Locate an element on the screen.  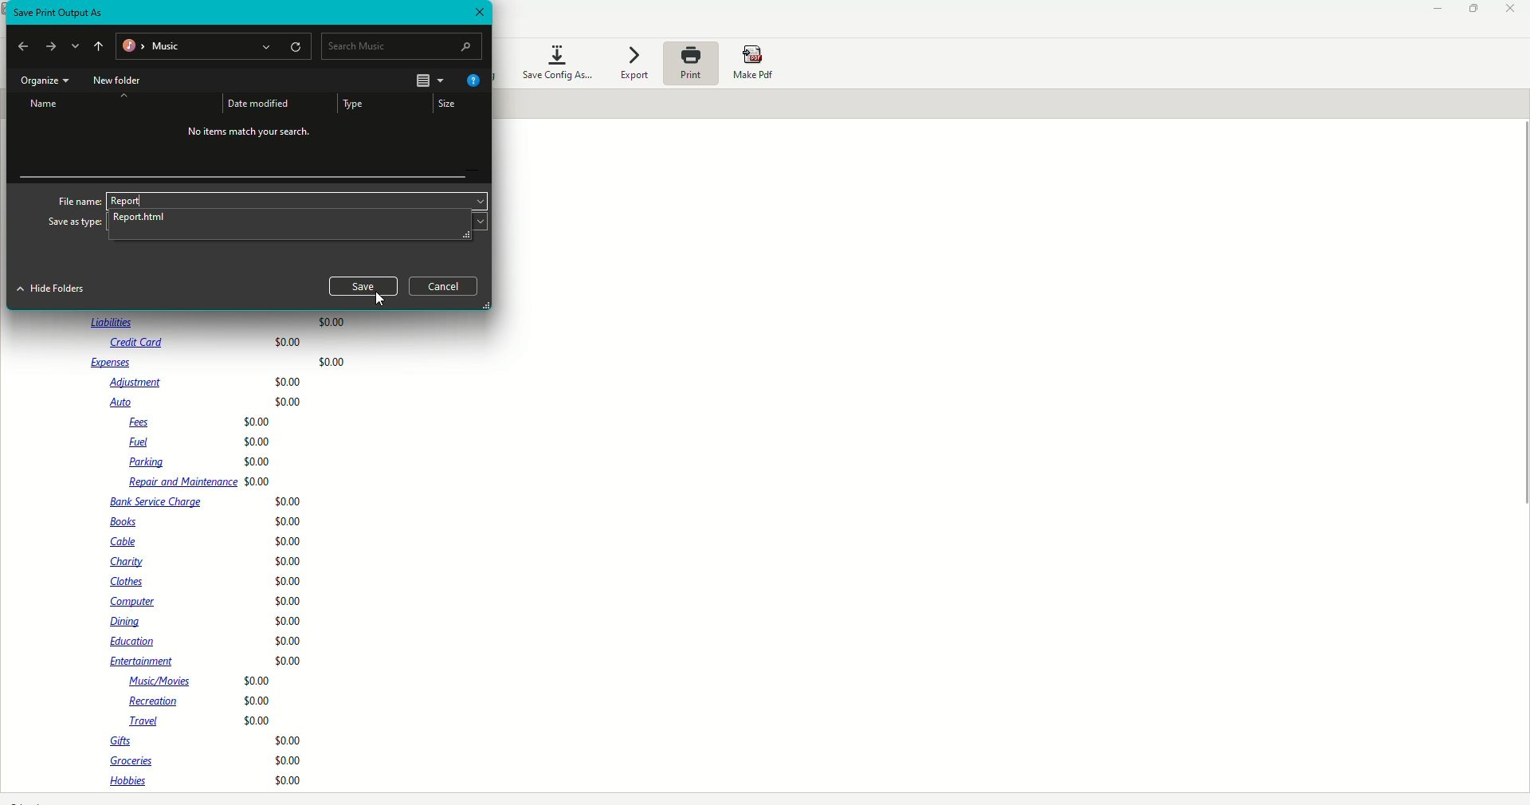
Report is located at coordinates (127, 201).